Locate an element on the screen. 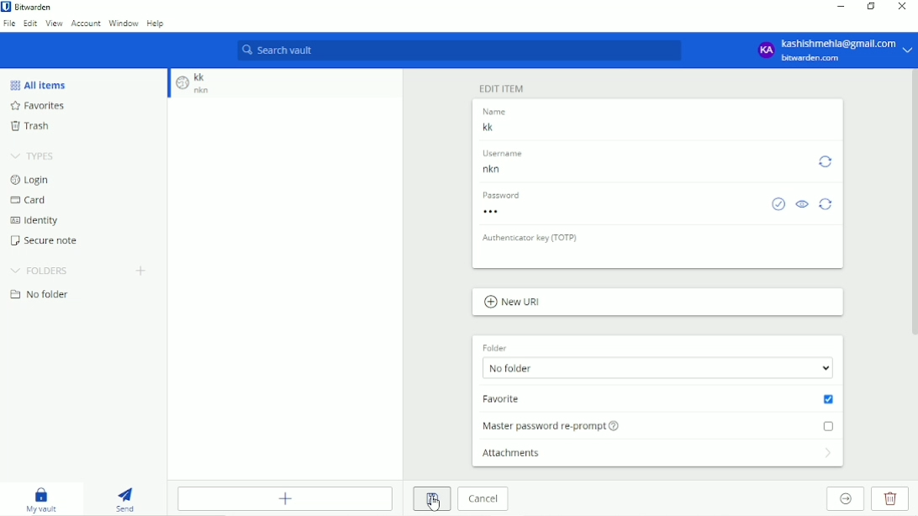 The image size is (918, 516). Password is located at coordinates (508, 210).